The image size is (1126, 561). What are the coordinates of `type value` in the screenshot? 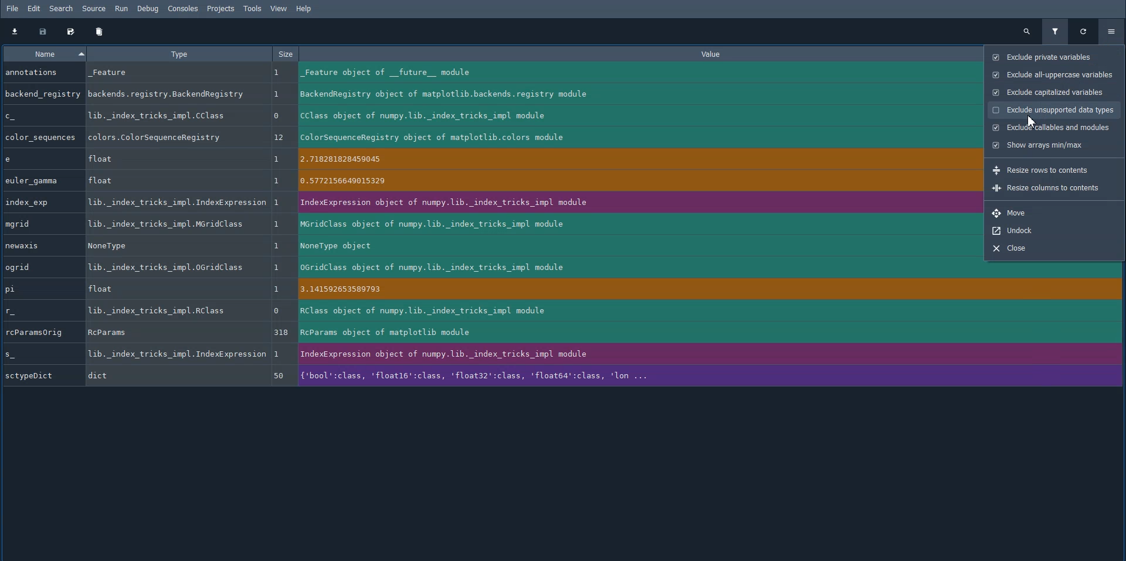 It's located at (168, 245).